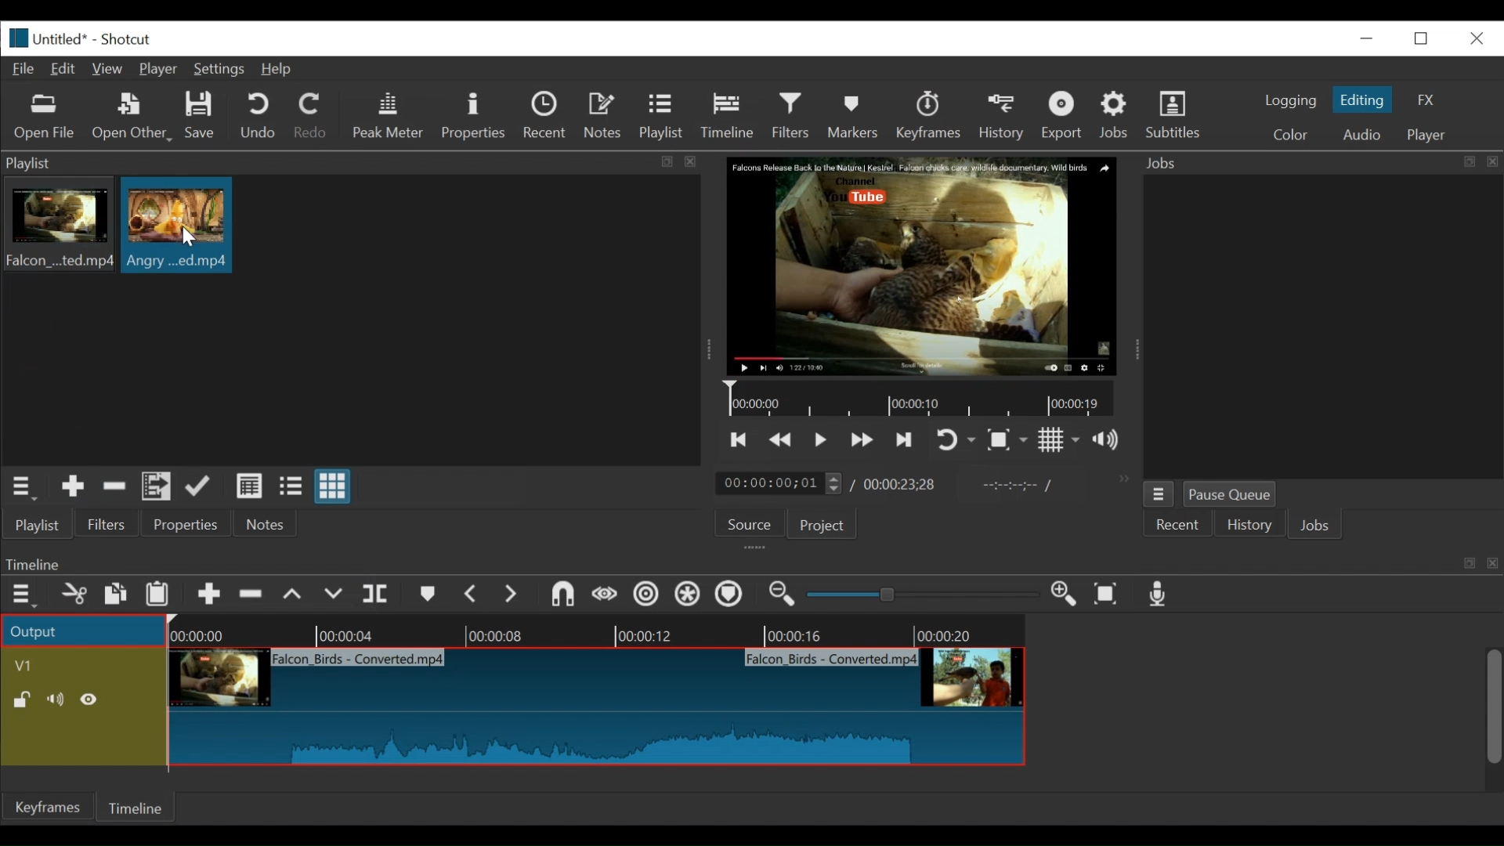  Describe the element at coordinates (201, 117) in the screenshot. I see `Save` at that location.